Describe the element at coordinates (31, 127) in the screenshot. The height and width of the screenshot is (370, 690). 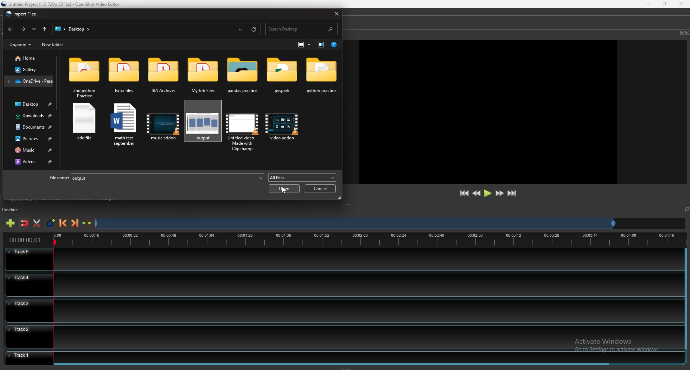
I see `documents` at that location.